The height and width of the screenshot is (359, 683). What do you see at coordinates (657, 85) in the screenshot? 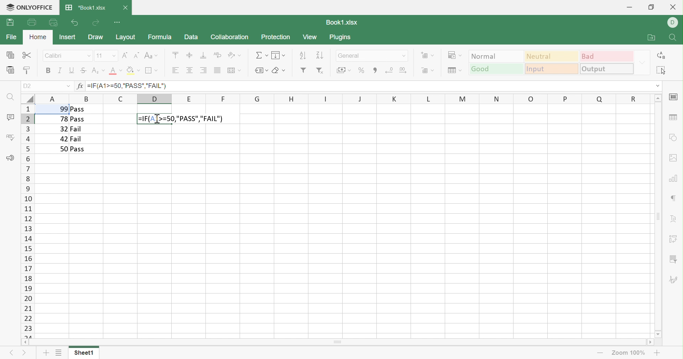
I see `Drop down` at bounding box center [657, 85].